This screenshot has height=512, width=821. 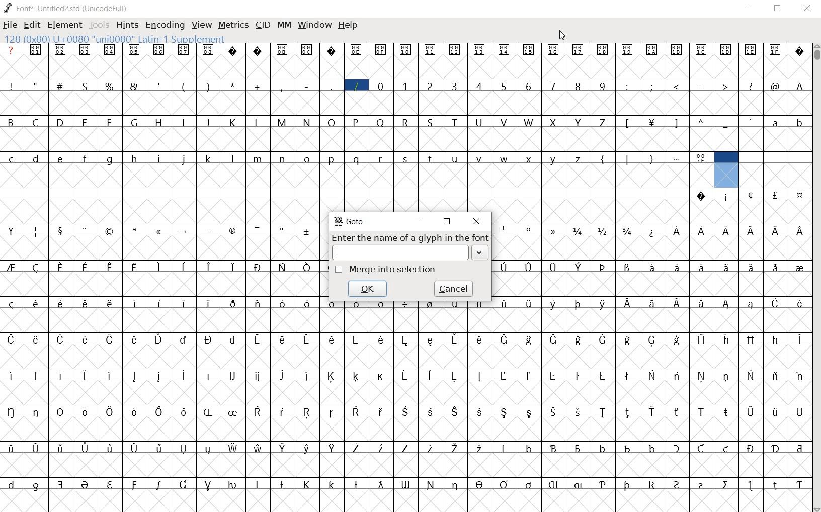 I want to click on Minimize, so click(x=749, y=9).